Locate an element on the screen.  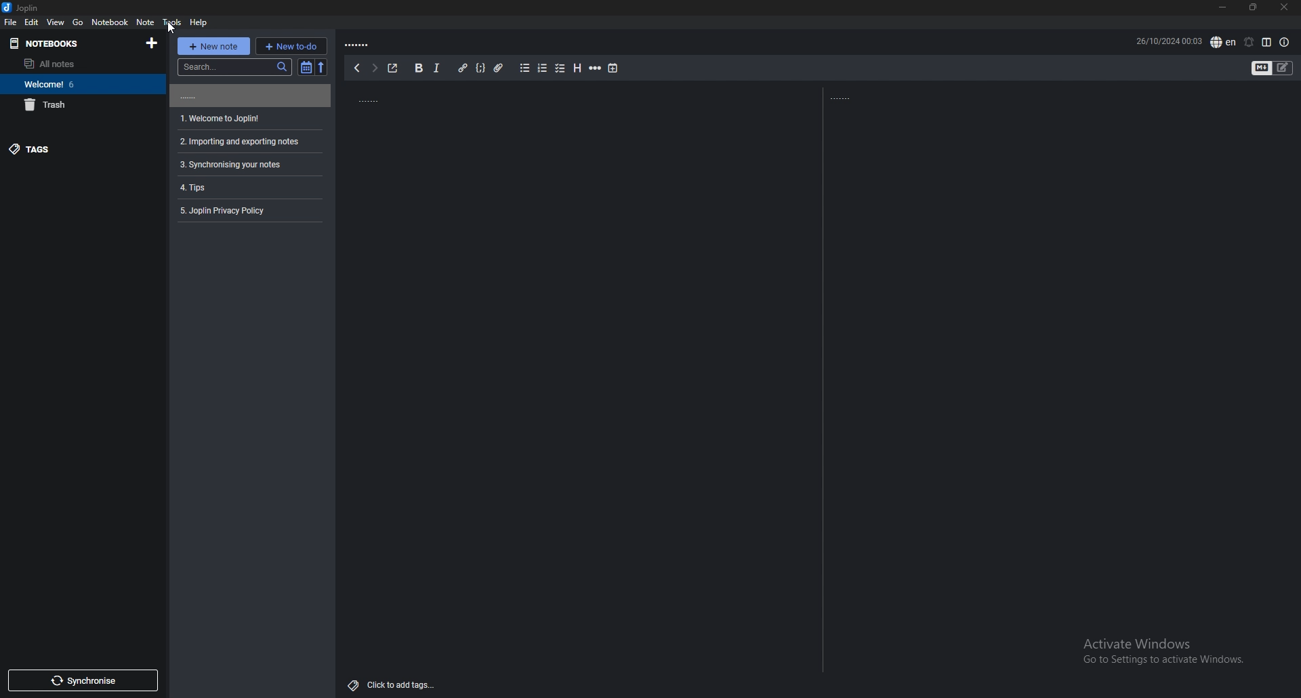
checkbox is located at coordinates (560, 67).